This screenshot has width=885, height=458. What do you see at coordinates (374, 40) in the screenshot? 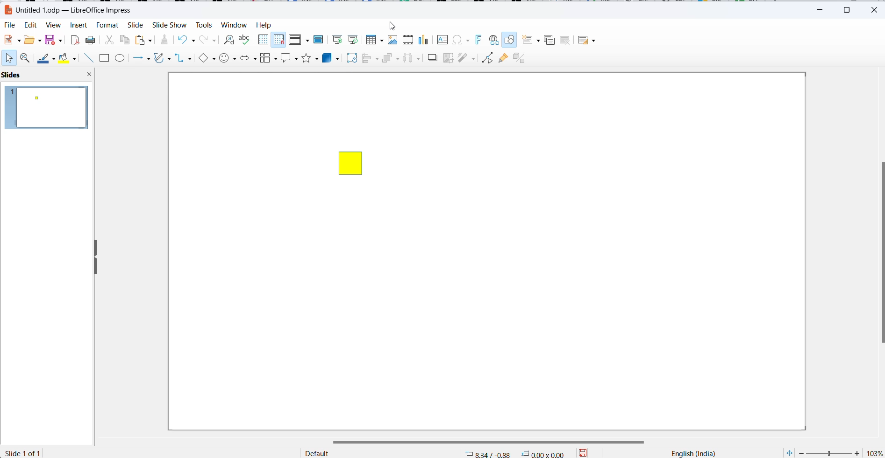
I see `Insert table` at bounding box center [374, 40].